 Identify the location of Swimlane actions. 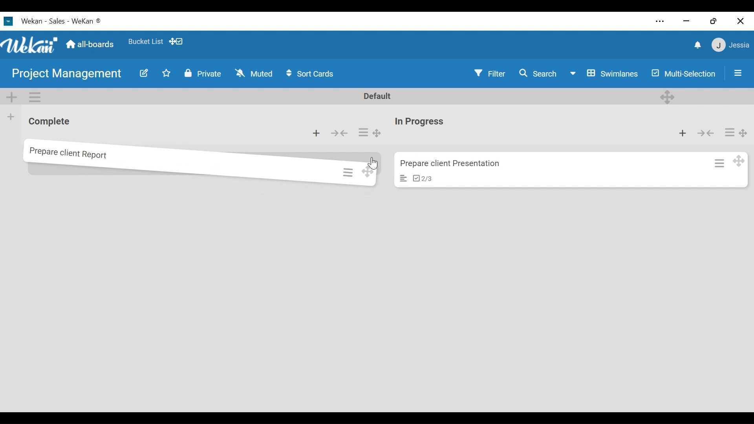
(36, 97).